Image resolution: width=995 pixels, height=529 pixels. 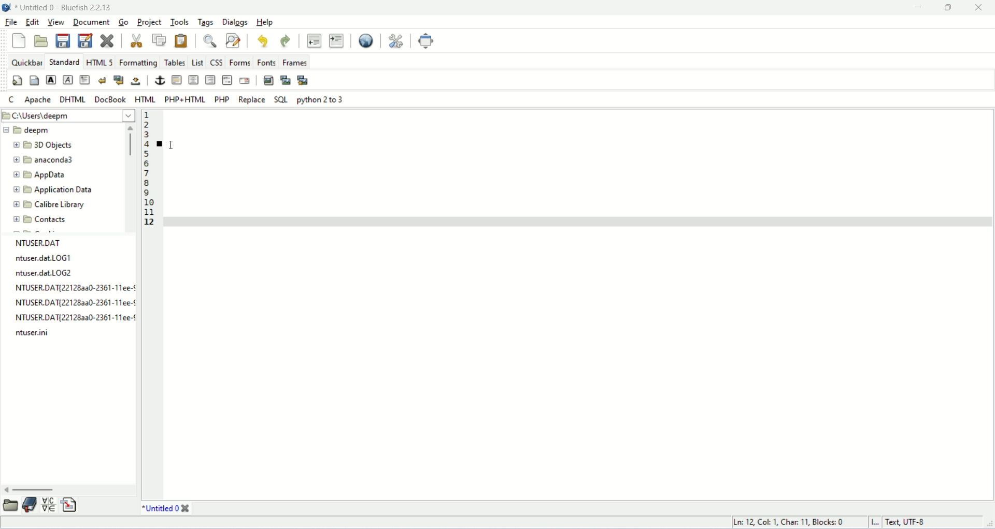 What do you see at coordinates (211, 80) in the screenshot?
I see `right justify` at bounding box center [211, 80].